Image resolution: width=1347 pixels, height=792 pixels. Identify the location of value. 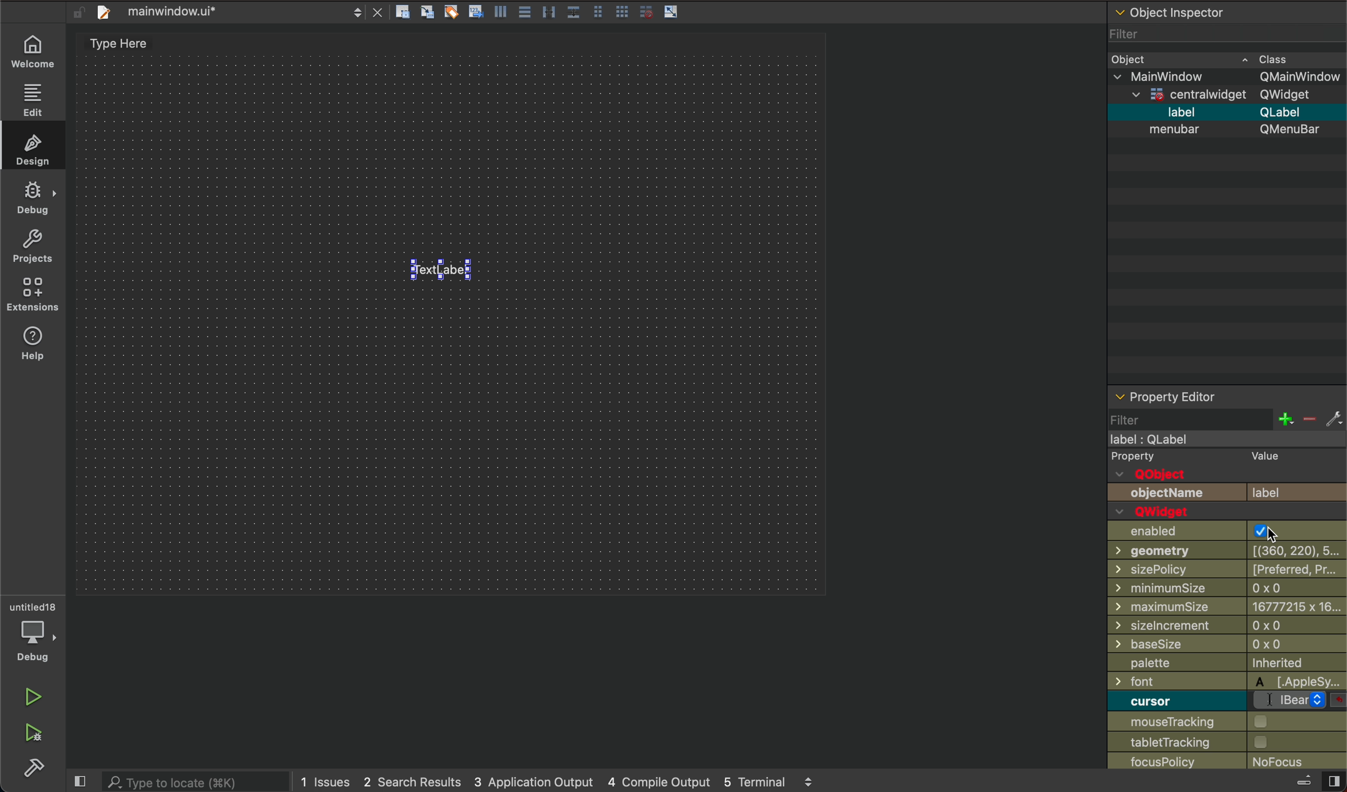
(1275, 456).